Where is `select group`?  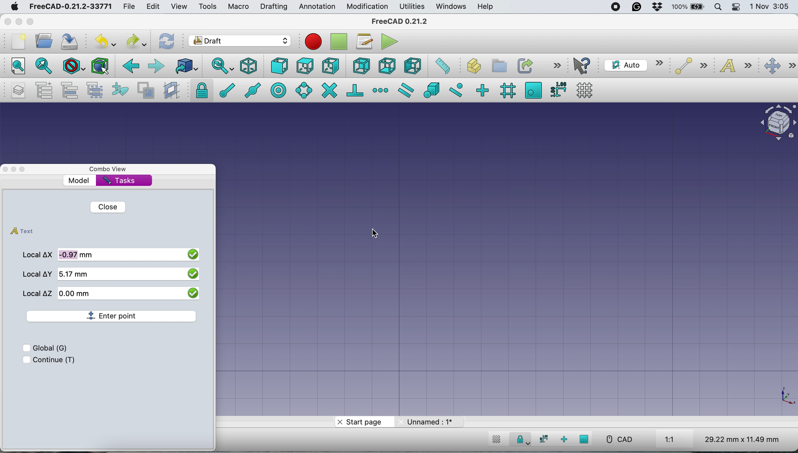 select group is located at coordinates (92, 88).